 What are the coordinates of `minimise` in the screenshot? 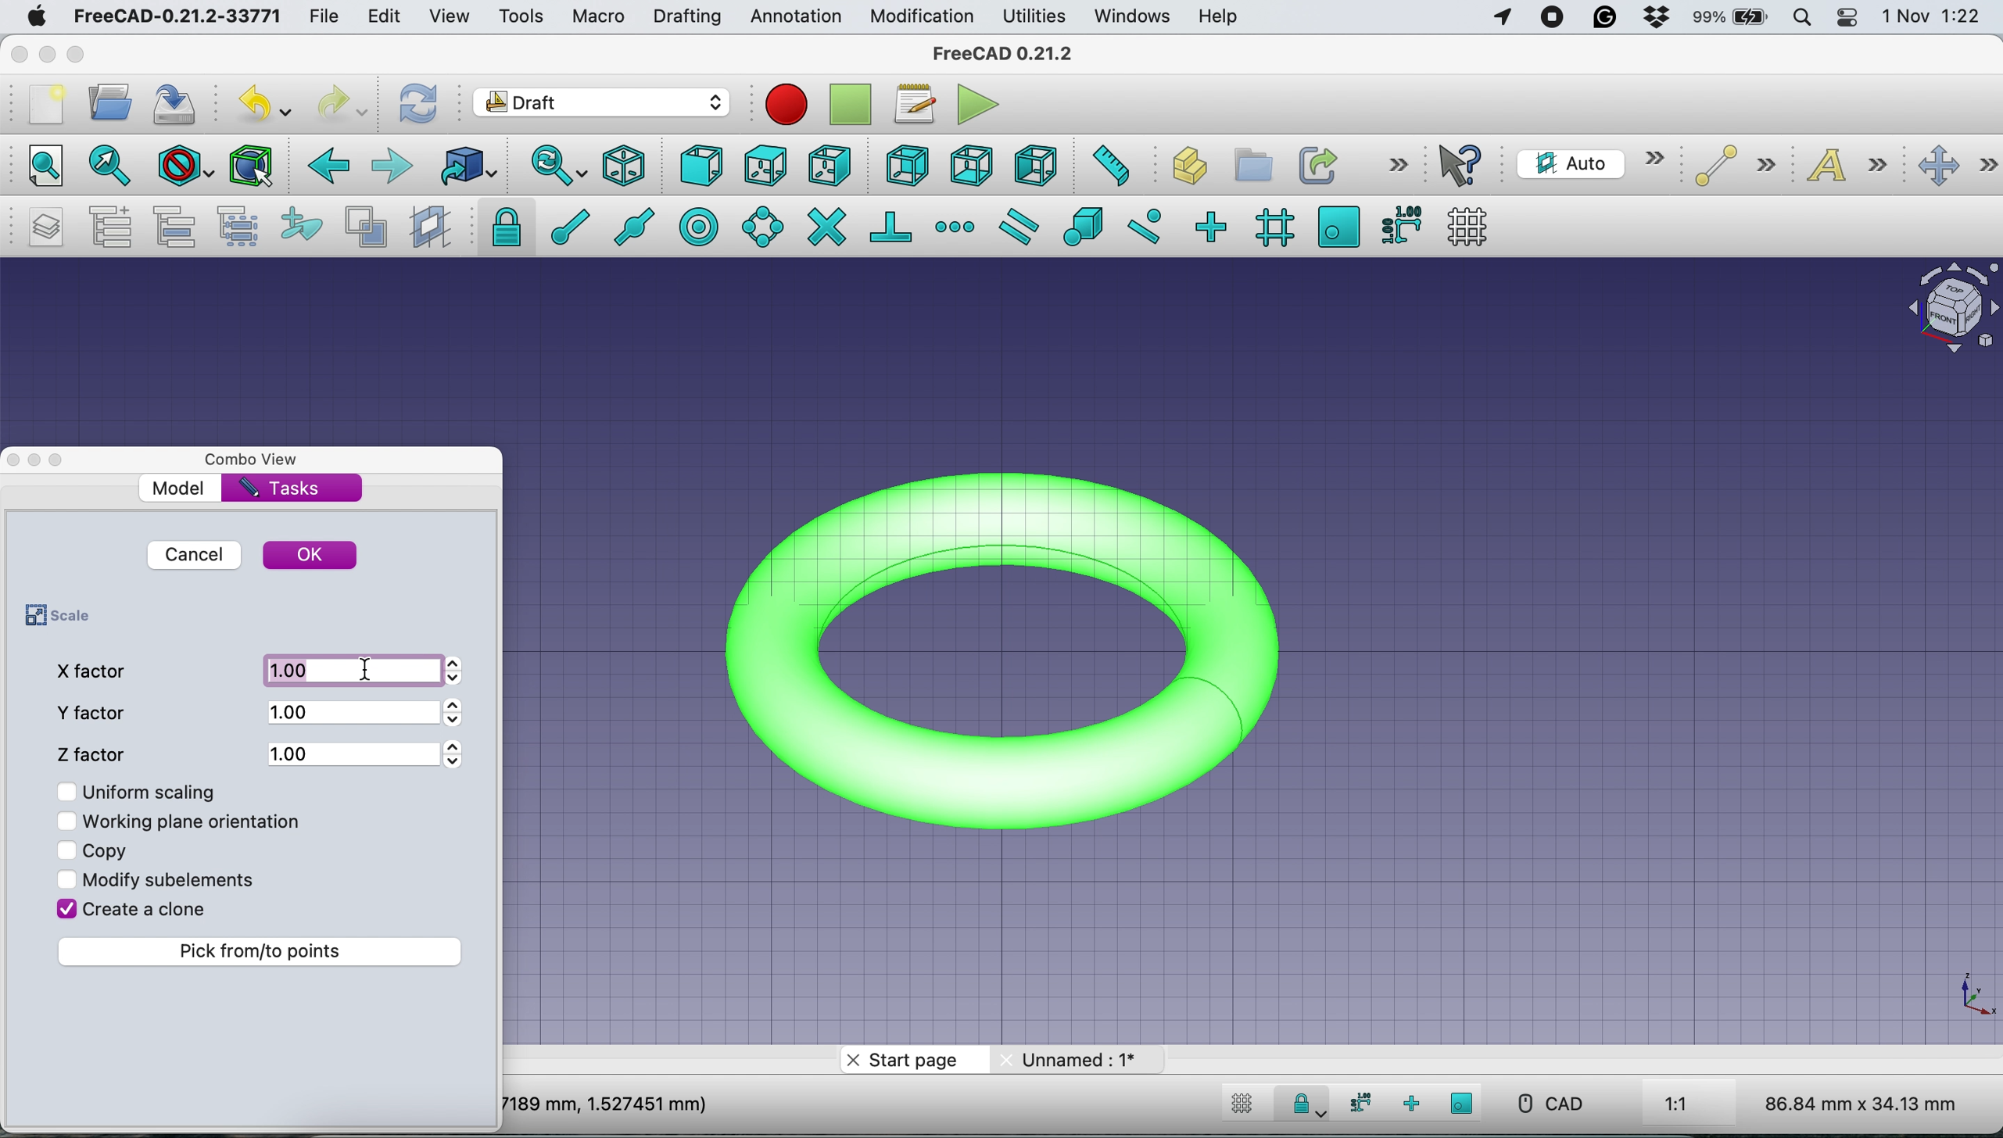 It's located at (47, 50).